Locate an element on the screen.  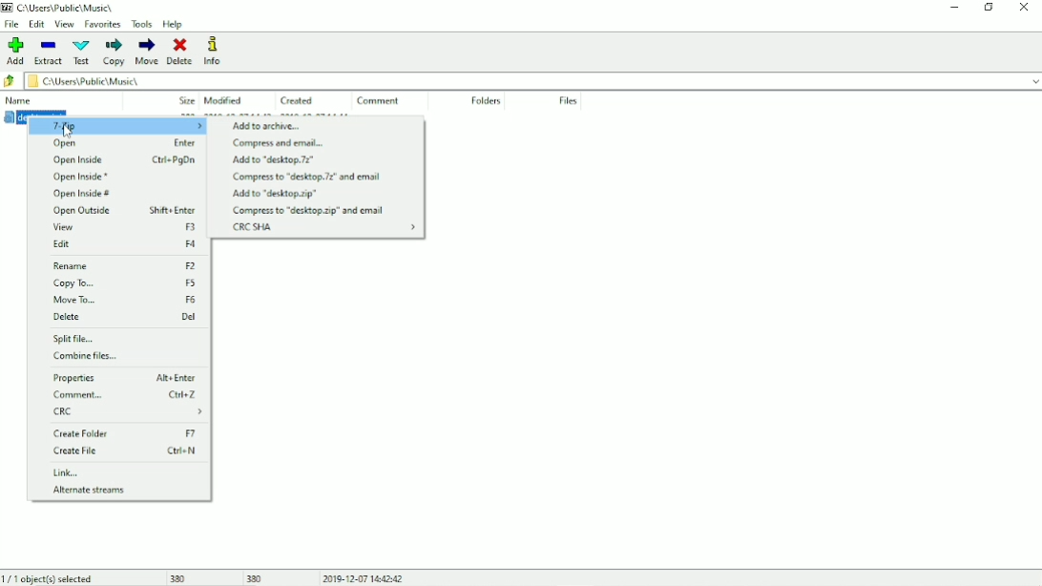
View is located at coordinates (64, 25).